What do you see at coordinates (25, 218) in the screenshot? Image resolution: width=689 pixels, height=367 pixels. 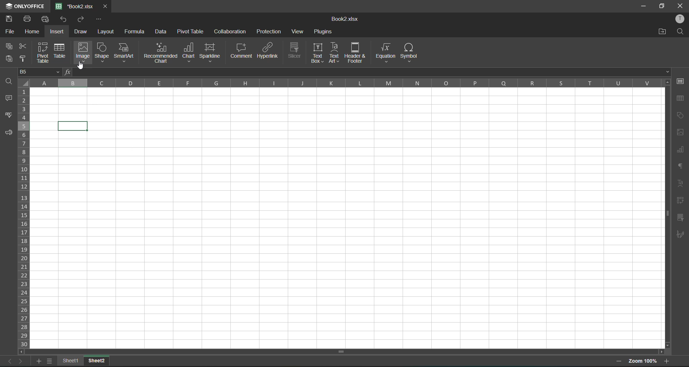 I see `row numbers` at bounding box center [25, 218].